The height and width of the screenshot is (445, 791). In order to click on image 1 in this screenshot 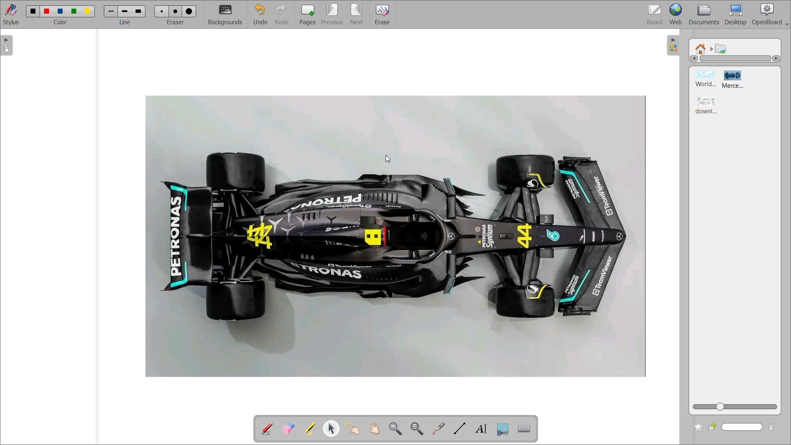, I will do `click(707, 78)`.